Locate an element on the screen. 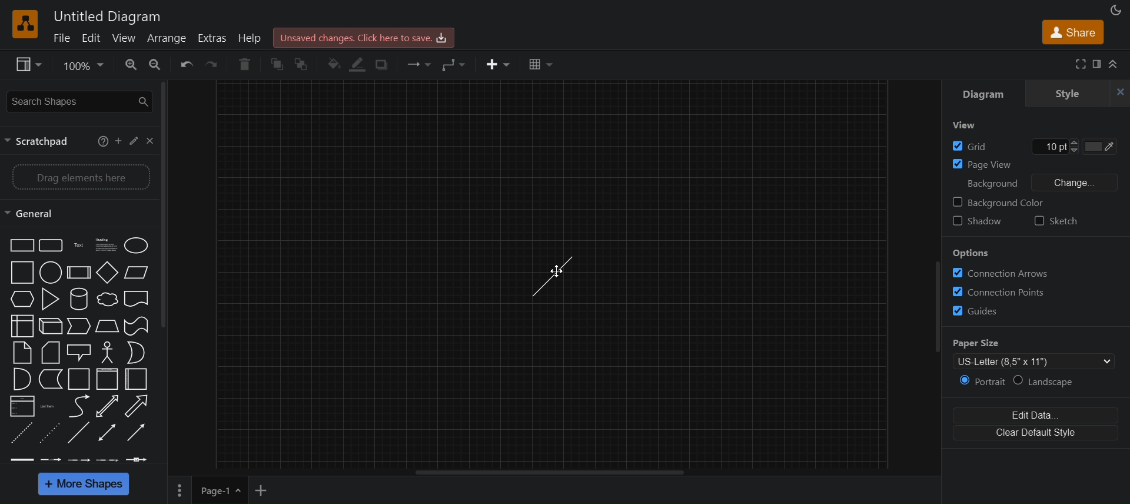 The image size is (1130, 504). edit data is located at coordinates (1033, 414).